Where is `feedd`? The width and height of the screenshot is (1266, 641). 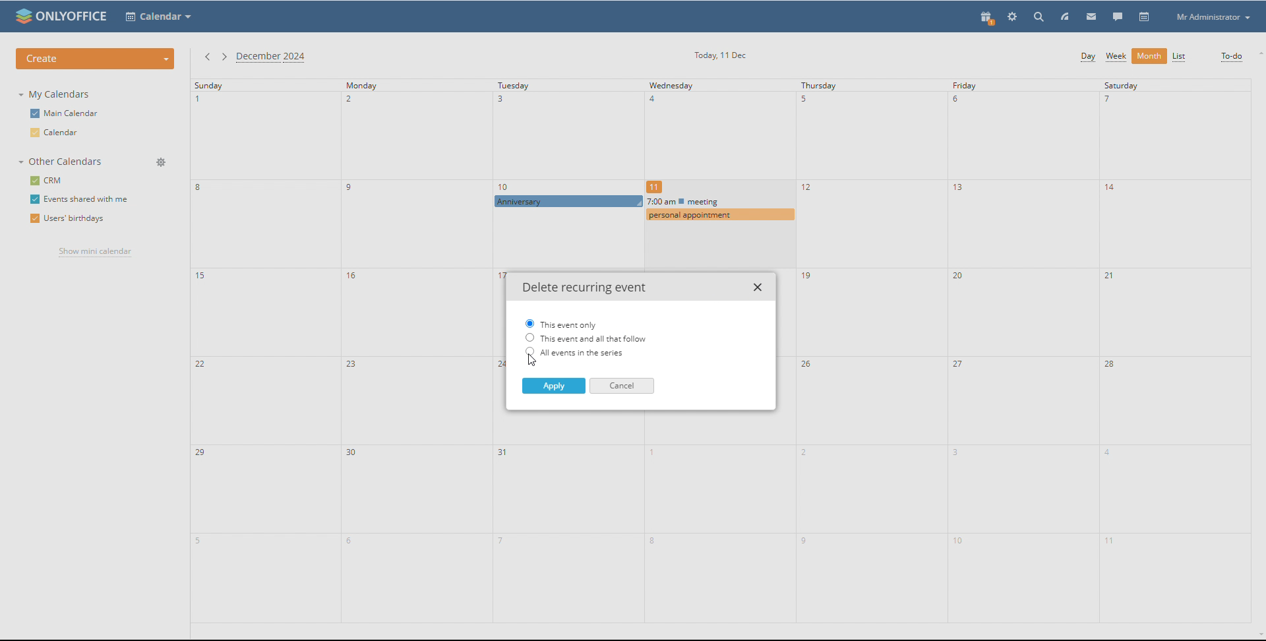
feedd is located at coordinates (1065, 16).